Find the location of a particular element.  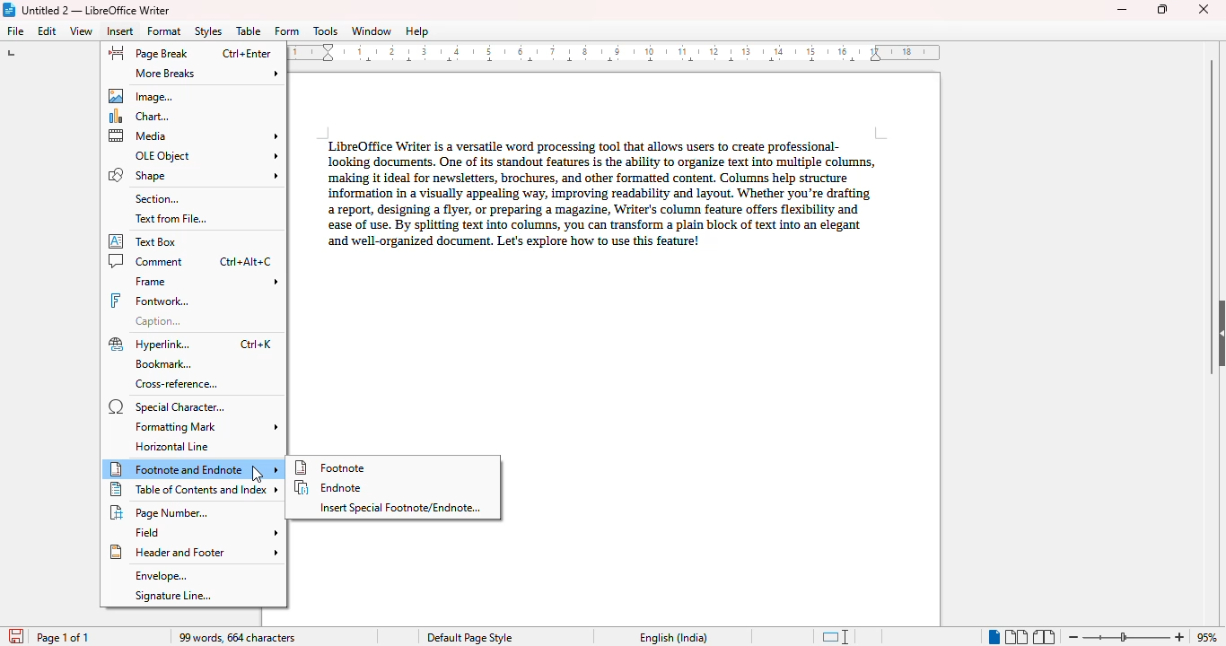

Save document is located at coordinates (14, 633).